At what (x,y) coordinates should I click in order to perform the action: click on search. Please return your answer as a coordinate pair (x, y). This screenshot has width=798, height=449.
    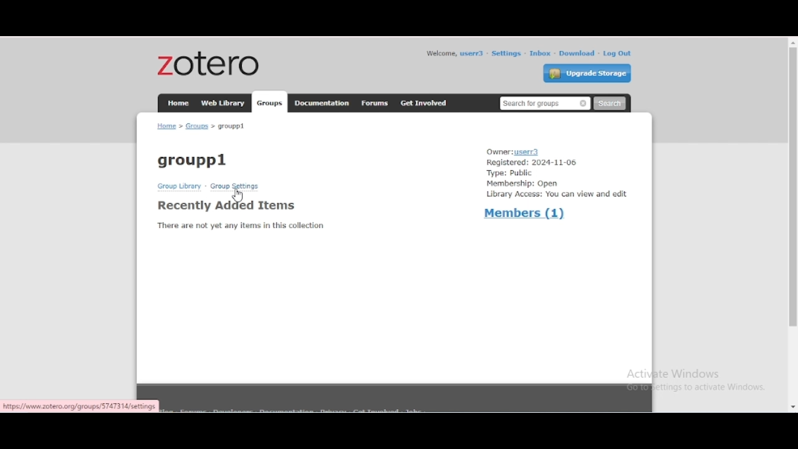
    Looking at the image, I should click on (610, 104).